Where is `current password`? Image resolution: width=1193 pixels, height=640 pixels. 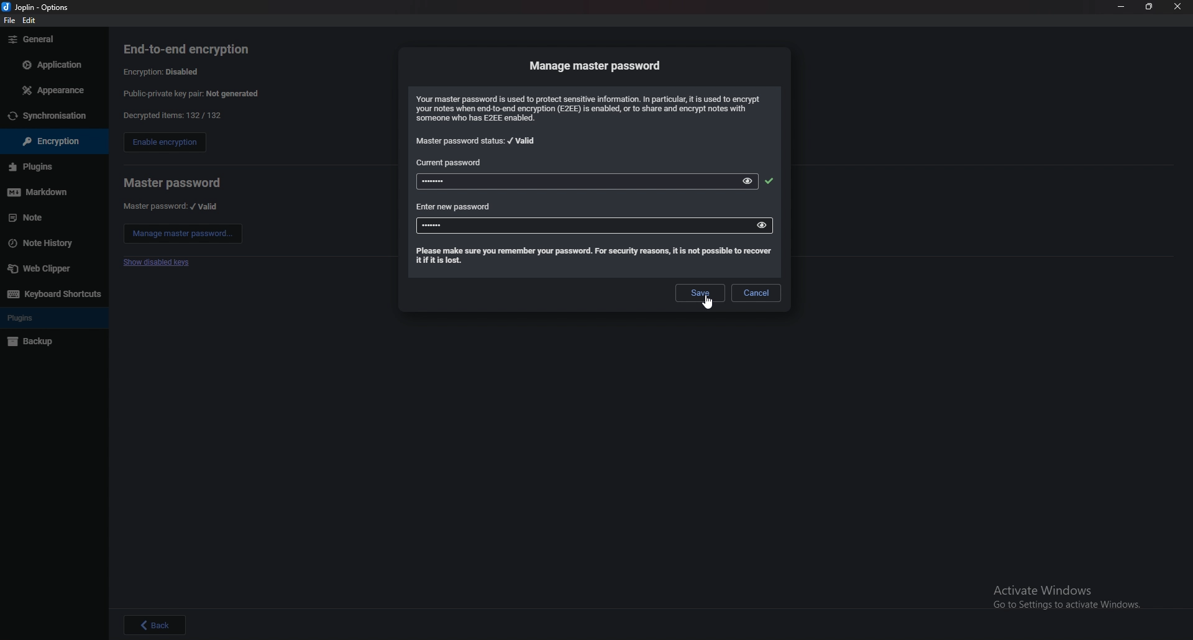 current password is located at coordinates (452, 162).